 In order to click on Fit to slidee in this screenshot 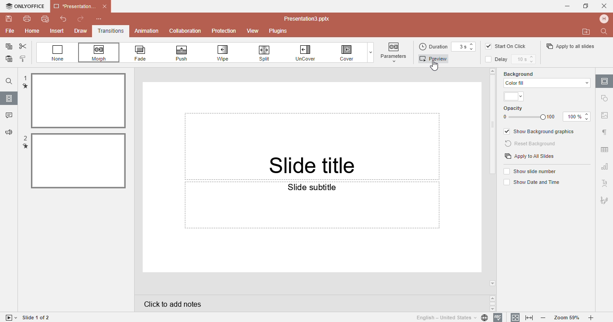, I will do `click(513, 317)`.